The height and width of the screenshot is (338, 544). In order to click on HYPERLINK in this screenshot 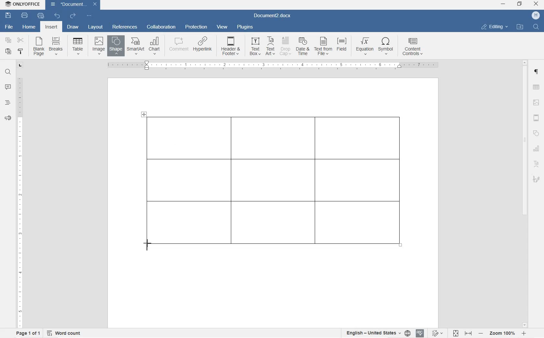, I will do `click(203, 46)`.